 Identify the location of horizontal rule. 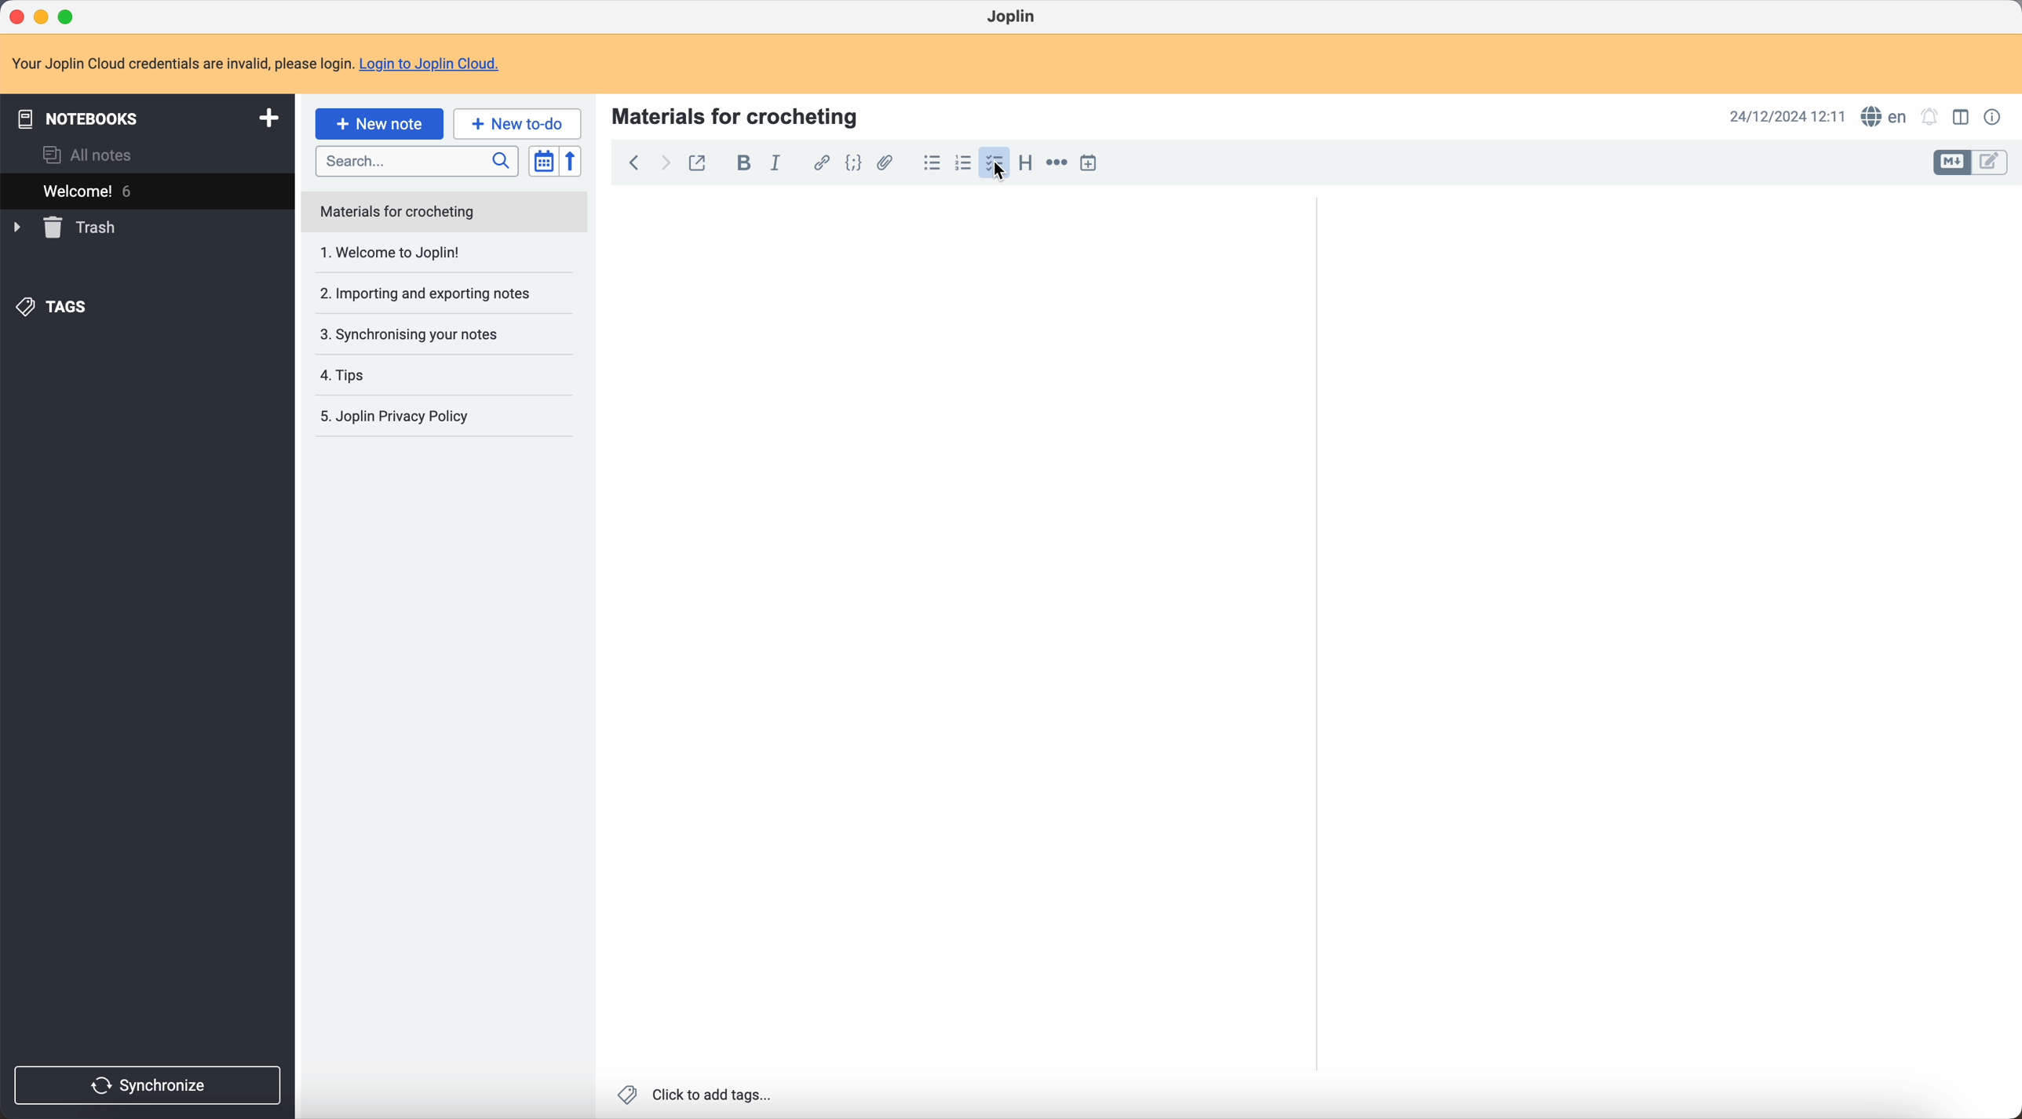
(1056, 166).